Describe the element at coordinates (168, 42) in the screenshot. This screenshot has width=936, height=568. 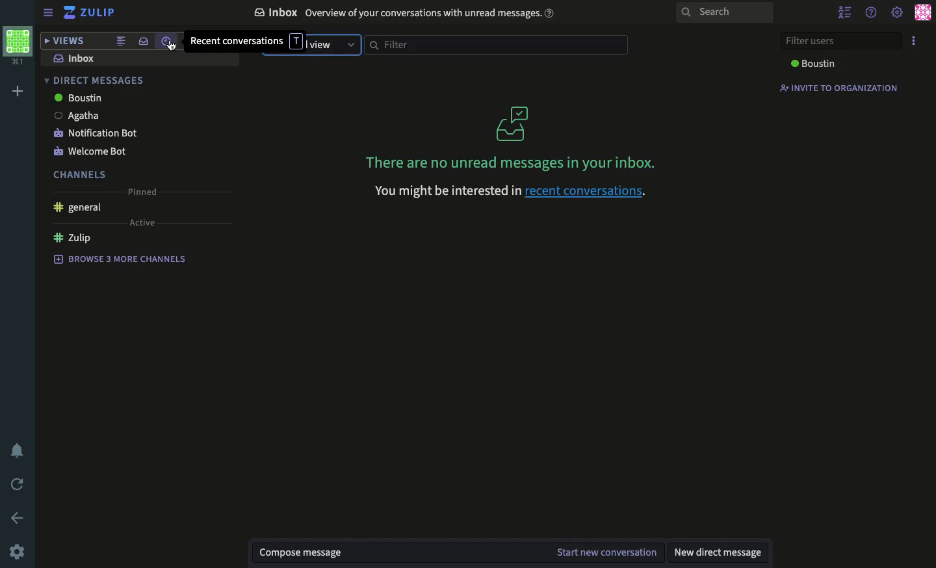
I see `recent conversation` at that location.